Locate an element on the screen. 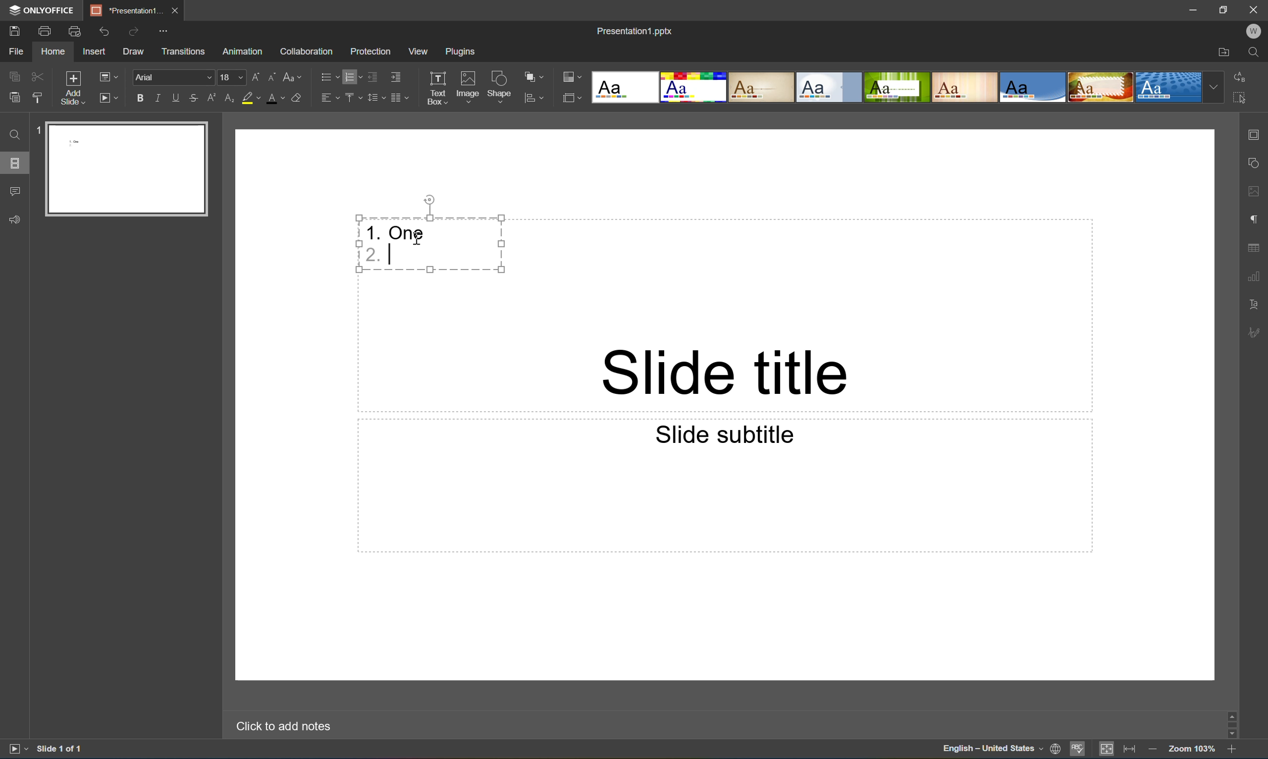  type of slides is located at coordinates (910, 87).